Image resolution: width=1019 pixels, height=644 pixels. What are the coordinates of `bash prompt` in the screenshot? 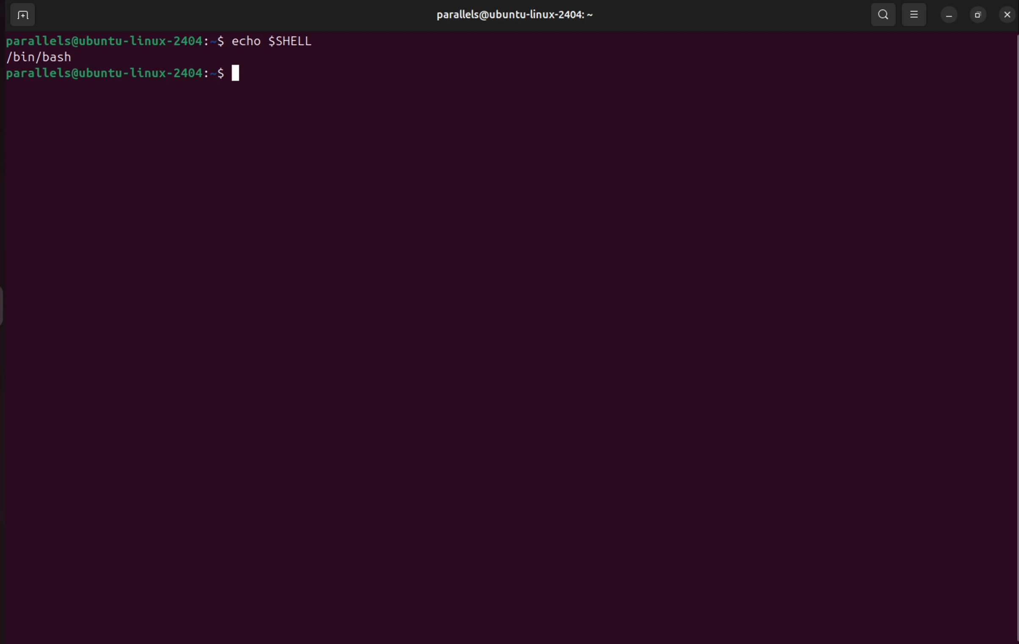 It's located at (114, 38).